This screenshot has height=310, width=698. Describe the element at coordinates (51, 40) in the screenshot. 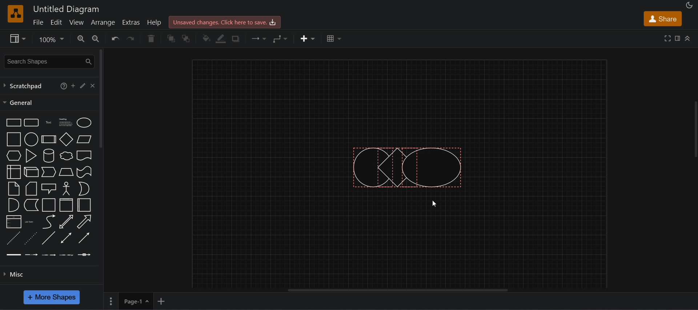

I see `zoom` at that location.